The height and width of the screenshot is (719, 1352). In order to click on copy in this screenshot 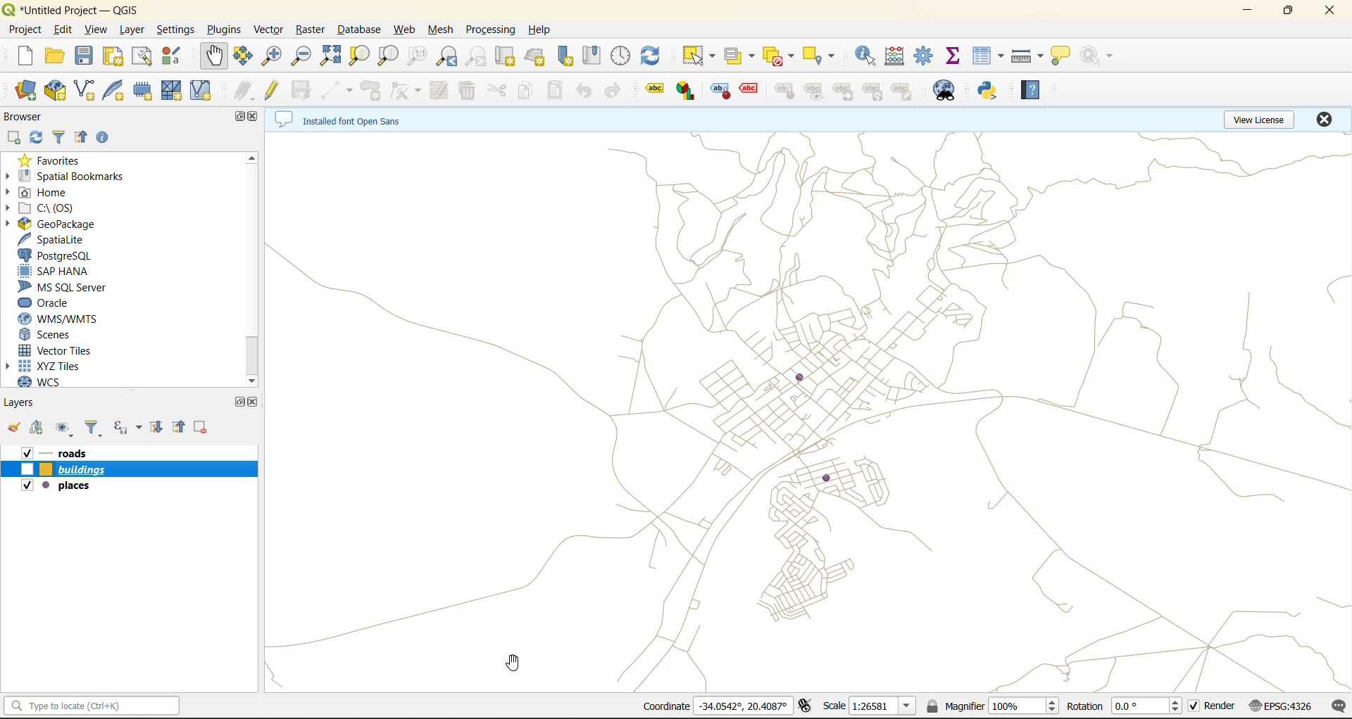, I will do `click(526, 88)`.